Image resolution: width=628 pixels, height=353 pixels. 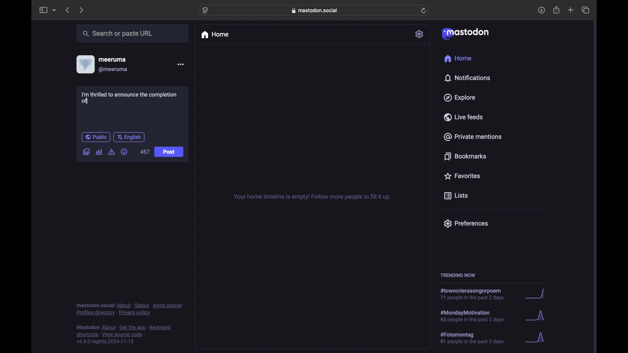 What do you see at coordinates (537, 294) in the screenshot?
I see `graph` at bounding box center [537, 294].